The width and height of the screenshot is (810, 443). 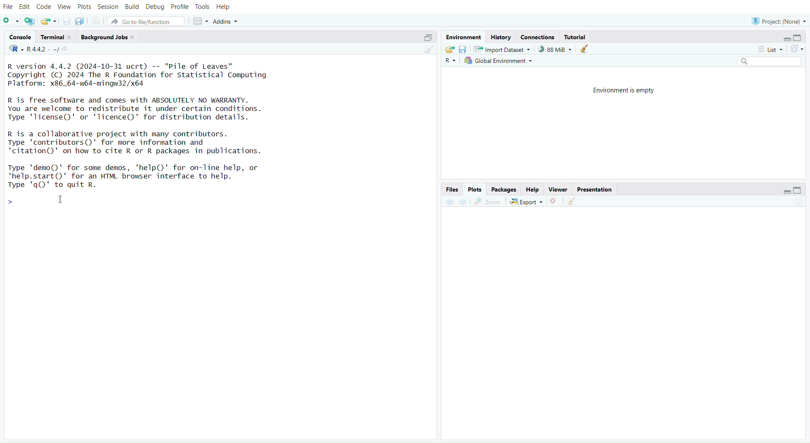 I want to click on build, so click(x=132, y=8).